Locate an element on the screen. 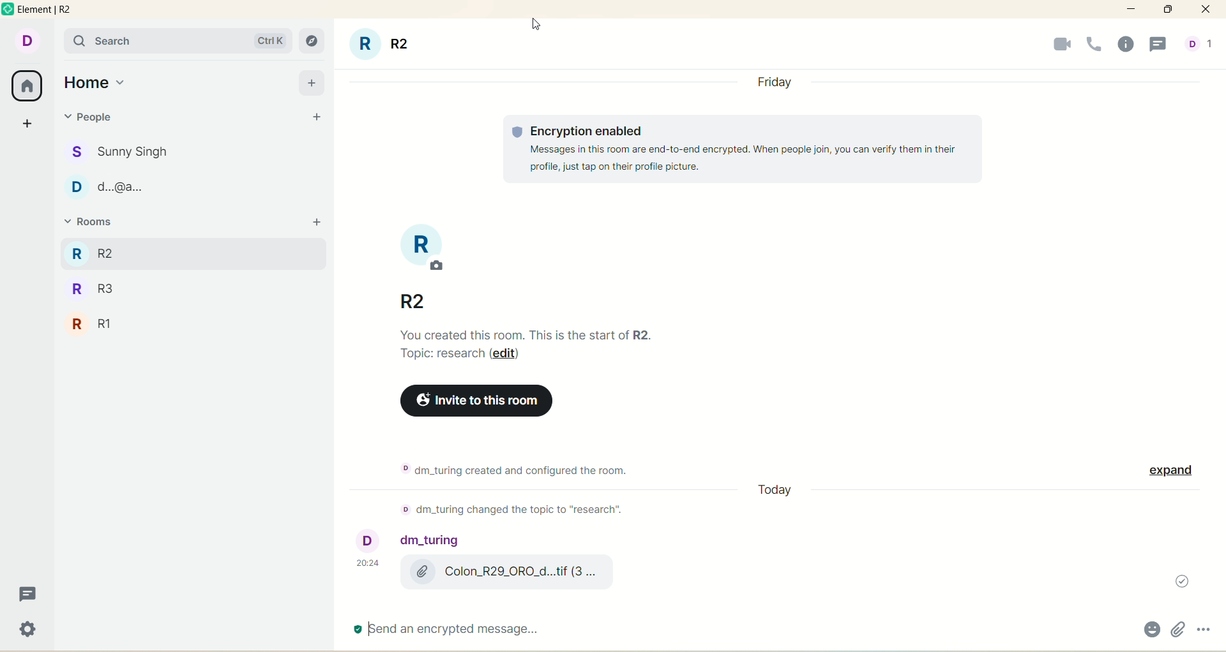 The width and height of the screenshot is (1226, 652). minimize is located at coordinates (1132, 8).